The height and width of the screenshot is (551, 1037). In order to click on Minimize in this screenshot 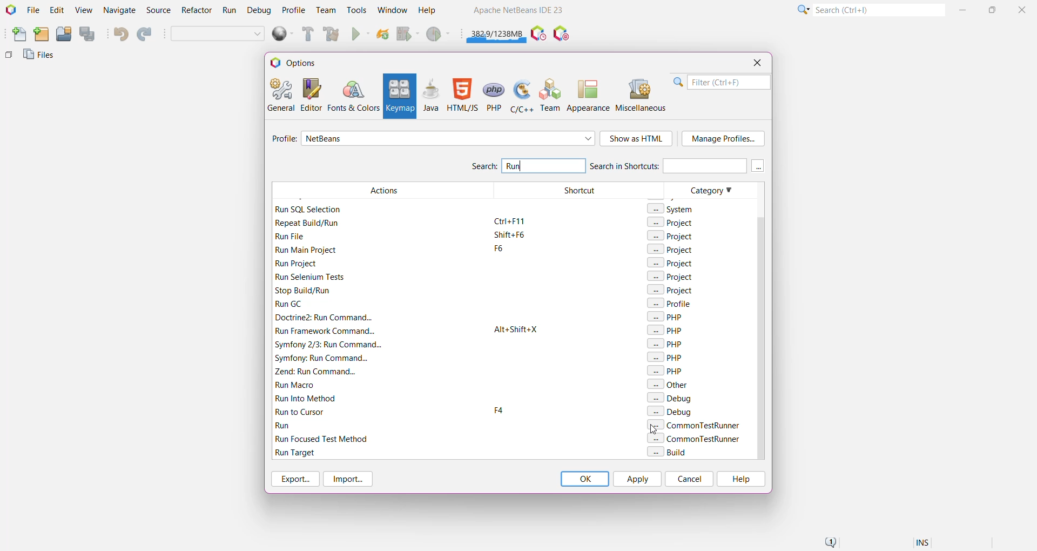, I will do `click(964, 10)`.